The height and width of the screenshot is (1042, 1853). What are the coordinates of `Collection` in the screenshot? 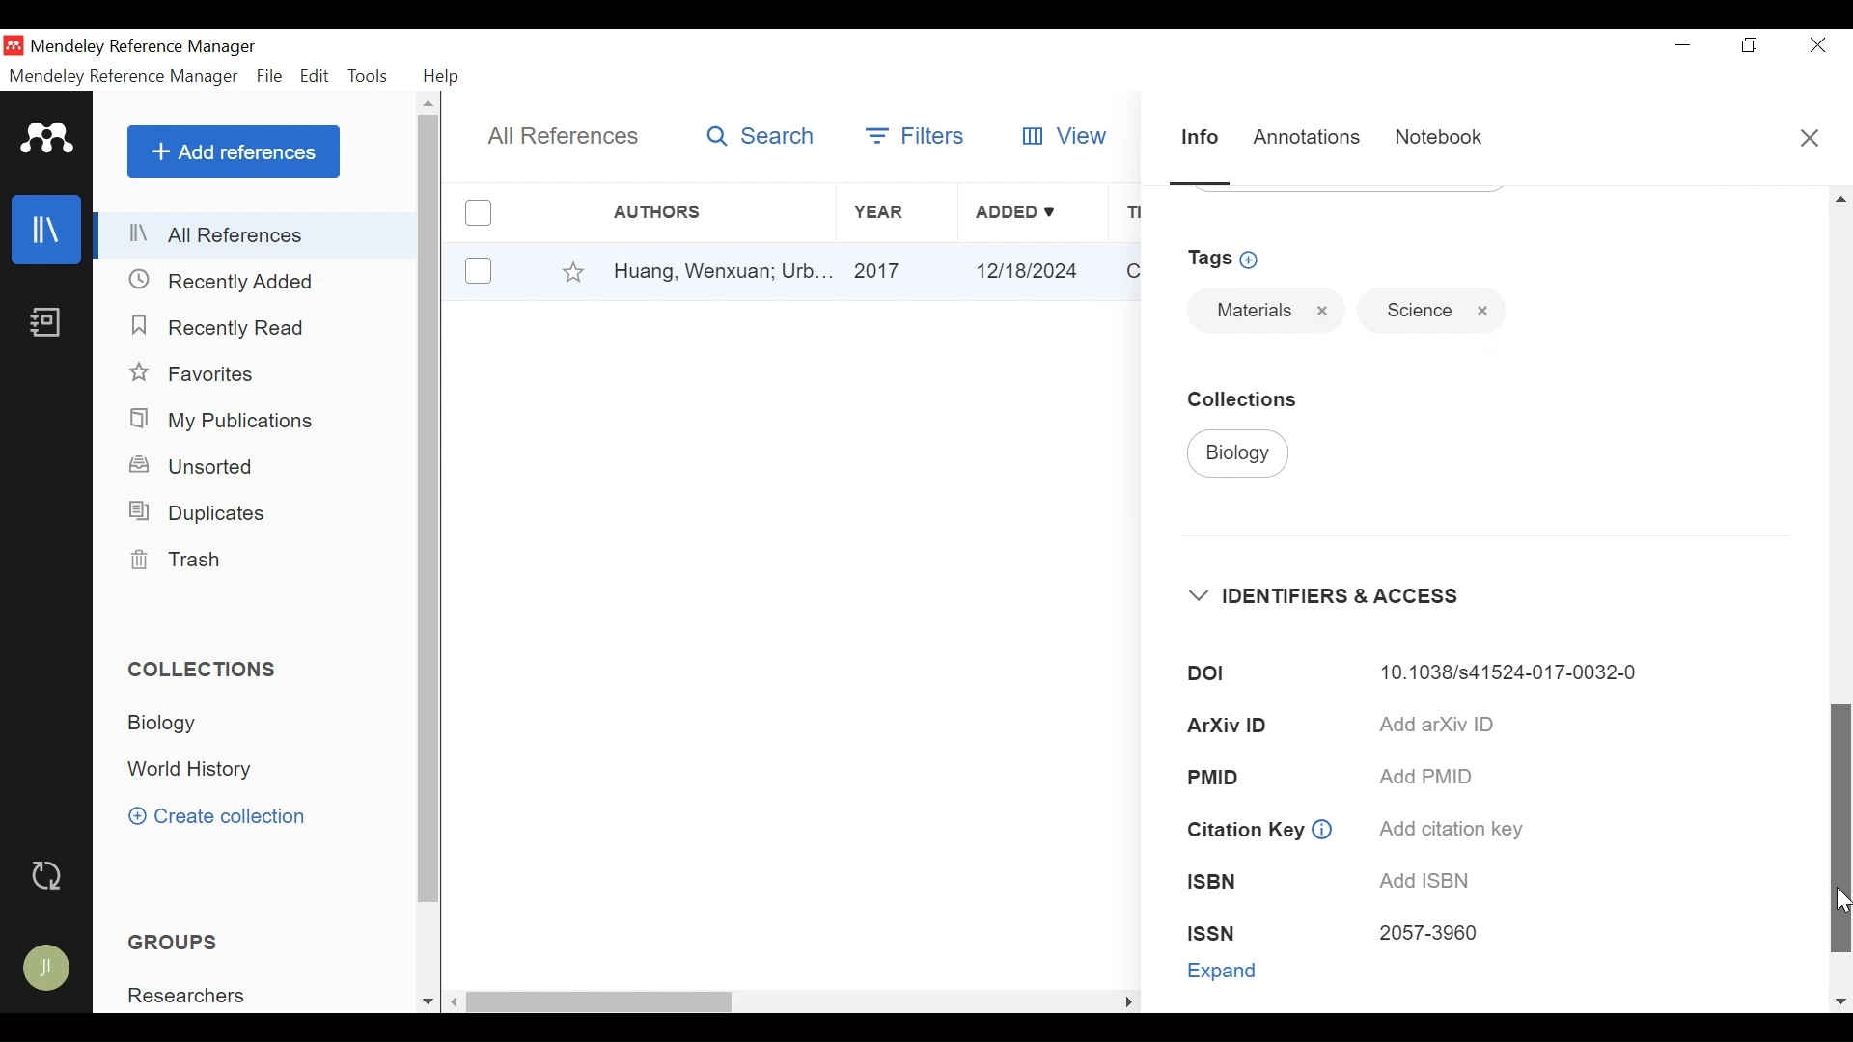 It's located at (183, 725).